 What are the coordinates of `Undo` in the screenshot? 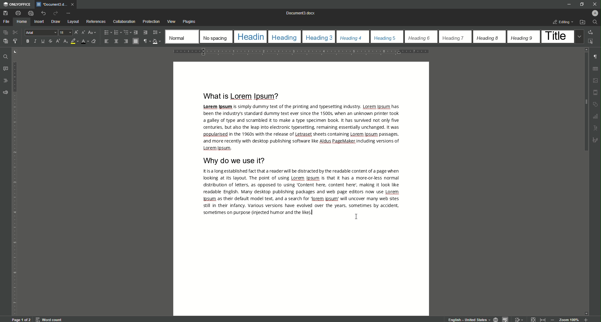 It's located at (41, 13).